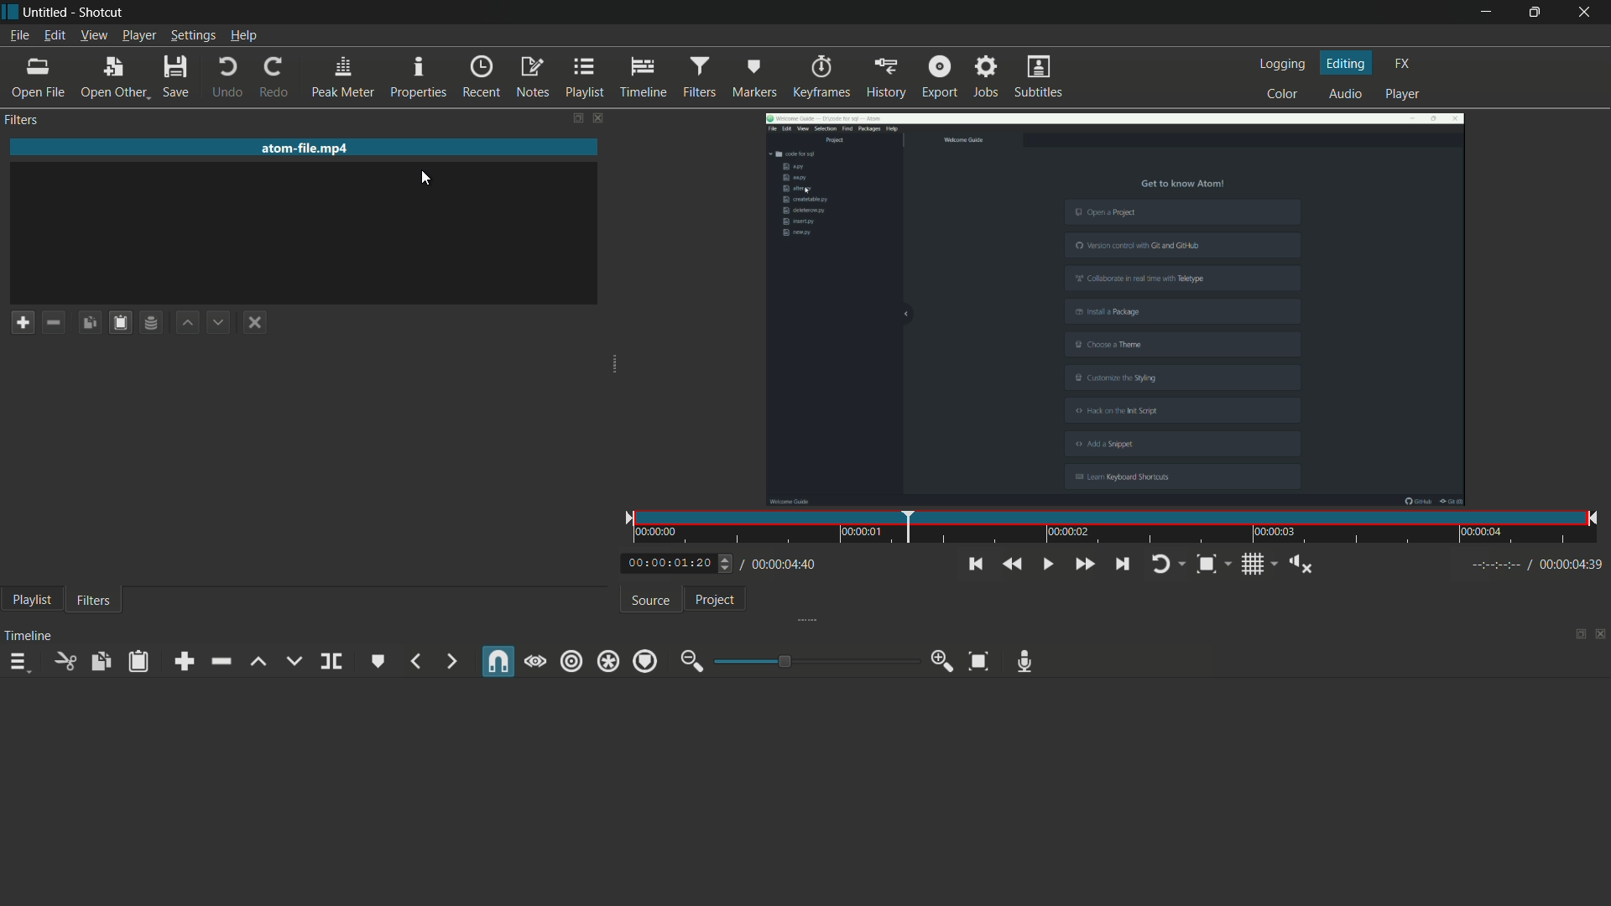 This screenshot has width=1611, height=906. What do you see at coordinates (65, 661) in the screenshot?
I see `cut` at bounding box center [65, 661].